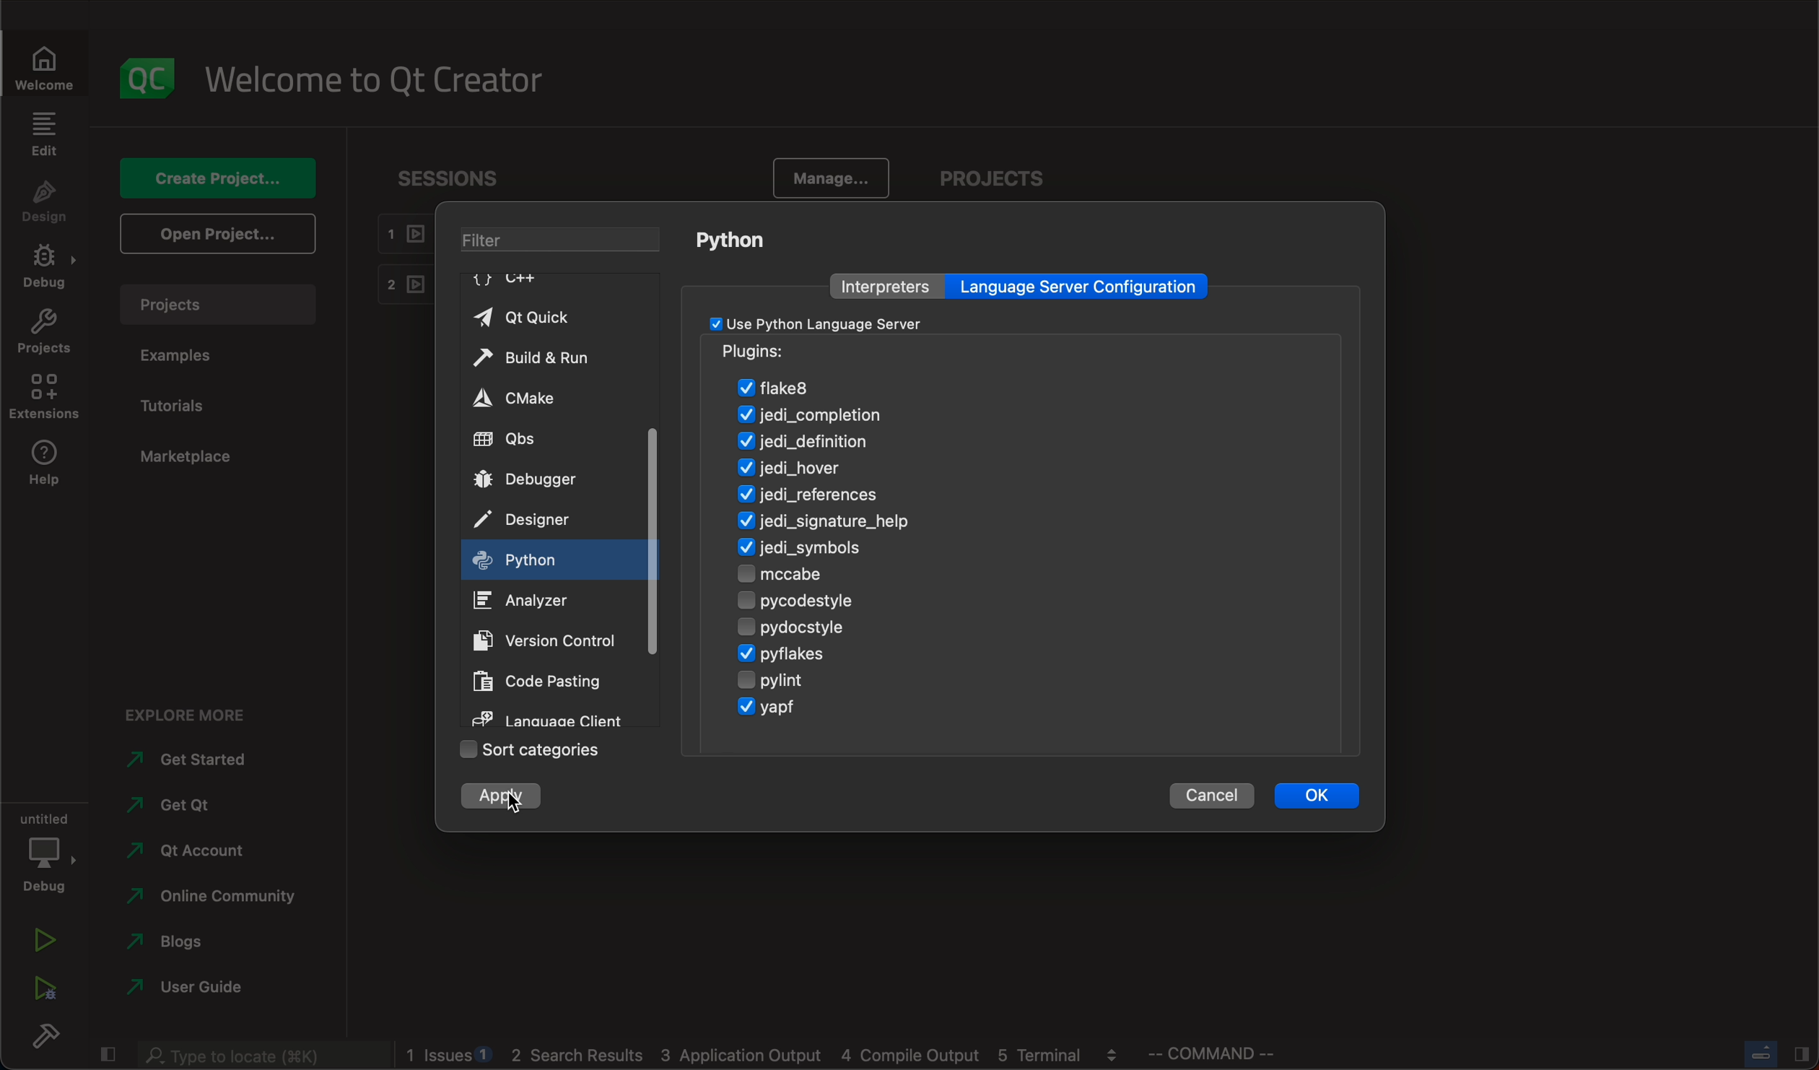  I want to click on projects, so click(217, 305).